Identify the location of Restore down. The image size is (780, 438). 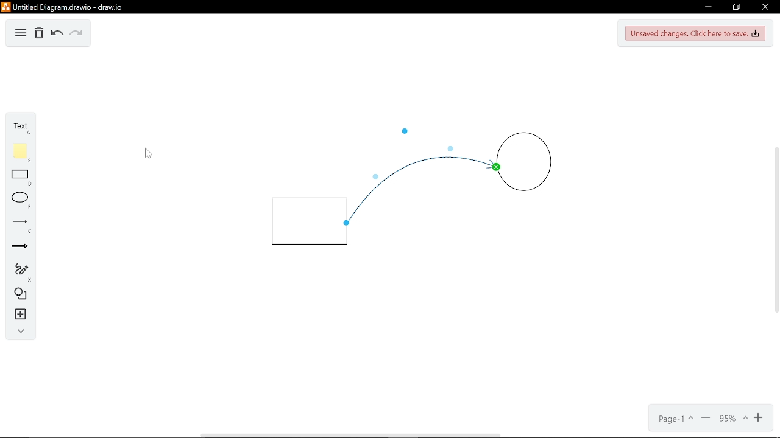
(737, 7).